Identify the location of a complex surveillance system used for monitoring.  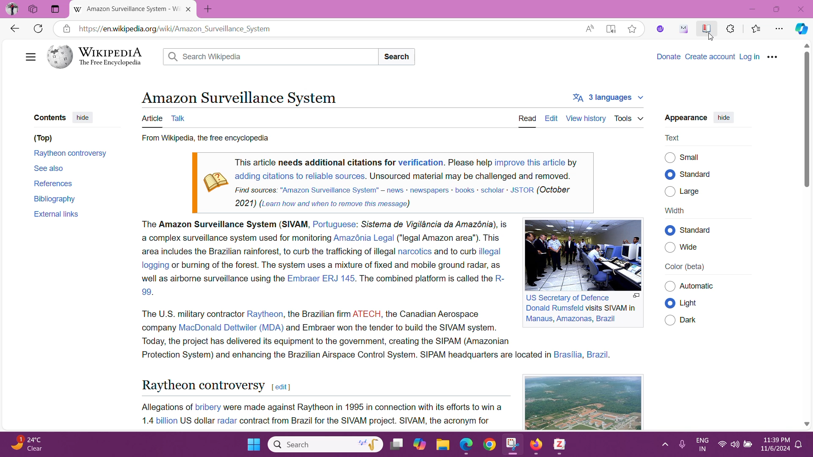
(234, 238).